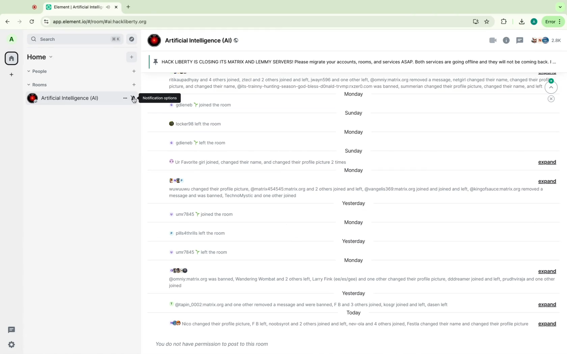 This screenshot has height=354, width=567. Describe the element at coordinates (11, 74) in the screenshot. I see `create a space` at that location.